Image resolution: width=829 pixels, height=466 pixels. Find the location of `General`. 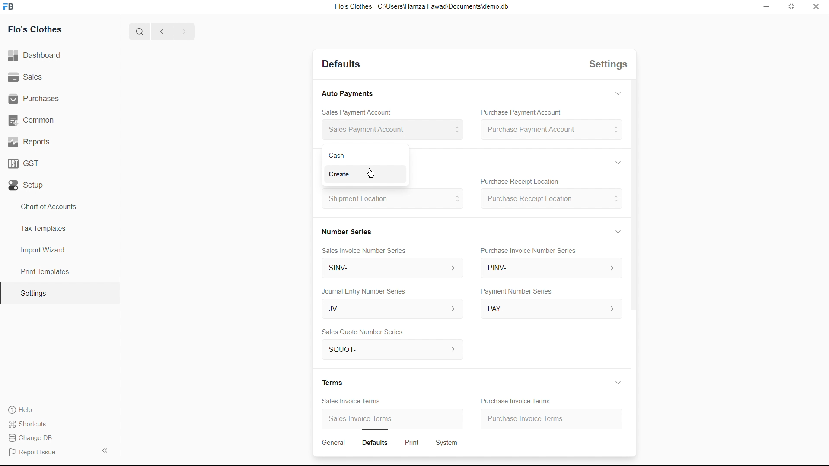

General is located at coordinates (333, 442).